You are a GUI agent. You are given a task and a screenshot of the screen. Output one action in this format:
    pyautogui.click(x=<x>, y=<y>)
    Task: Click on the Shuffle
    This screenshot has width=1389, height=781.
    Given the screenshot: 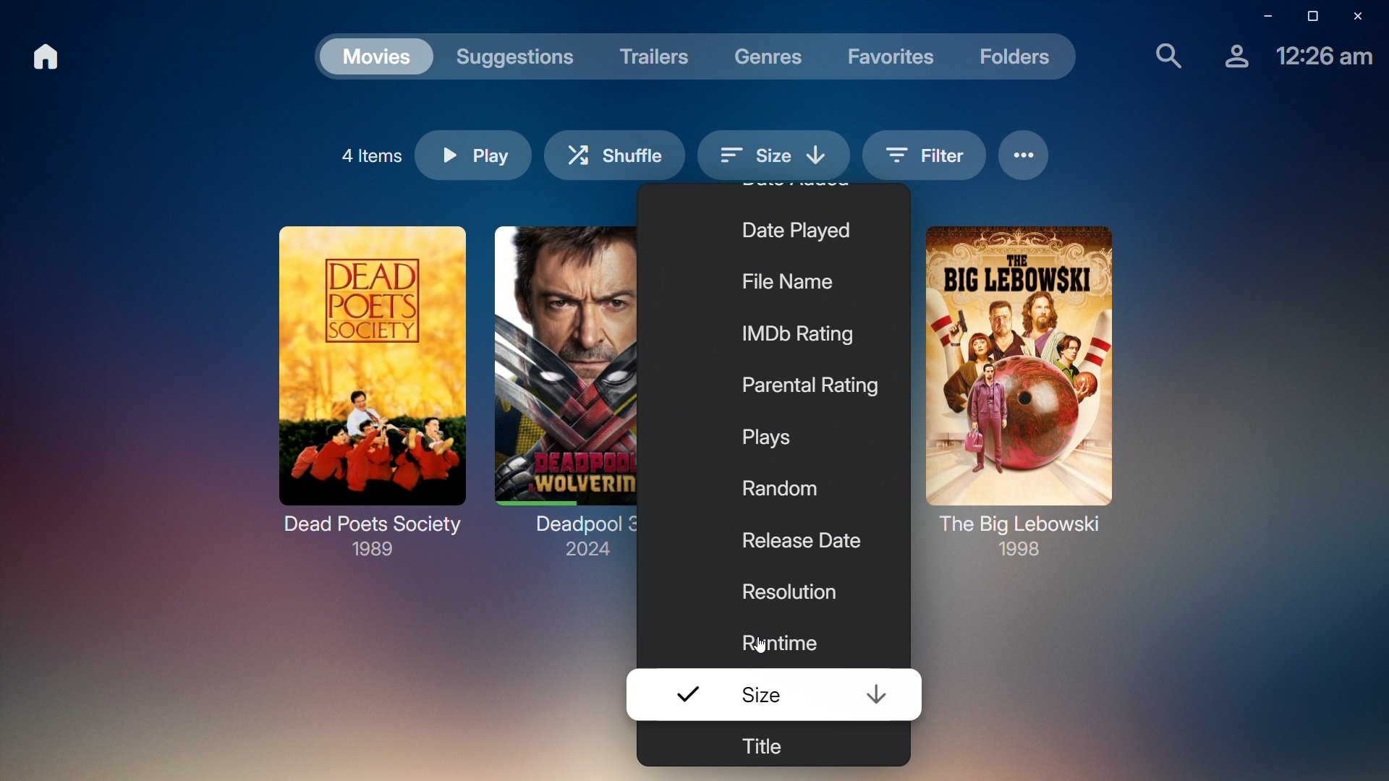 What is the action you would take?
    pyautogui.click(x=616, y=151)
    